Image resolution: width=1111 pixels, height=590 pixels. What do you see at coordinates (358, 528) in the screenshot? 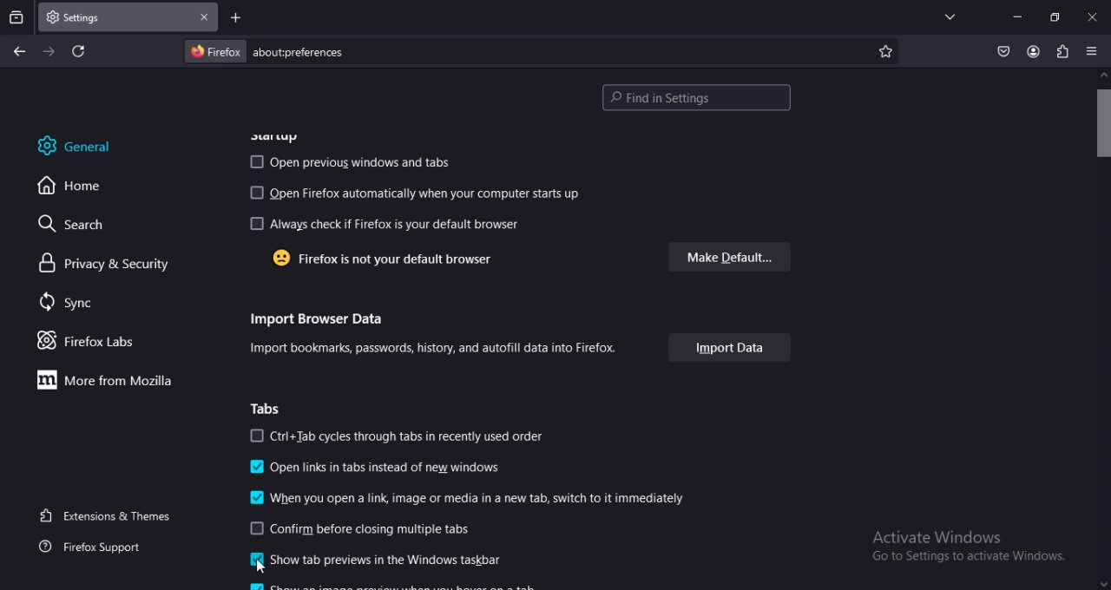
I see `confirm before closing multile tabs` at bounding box center [358, 528].